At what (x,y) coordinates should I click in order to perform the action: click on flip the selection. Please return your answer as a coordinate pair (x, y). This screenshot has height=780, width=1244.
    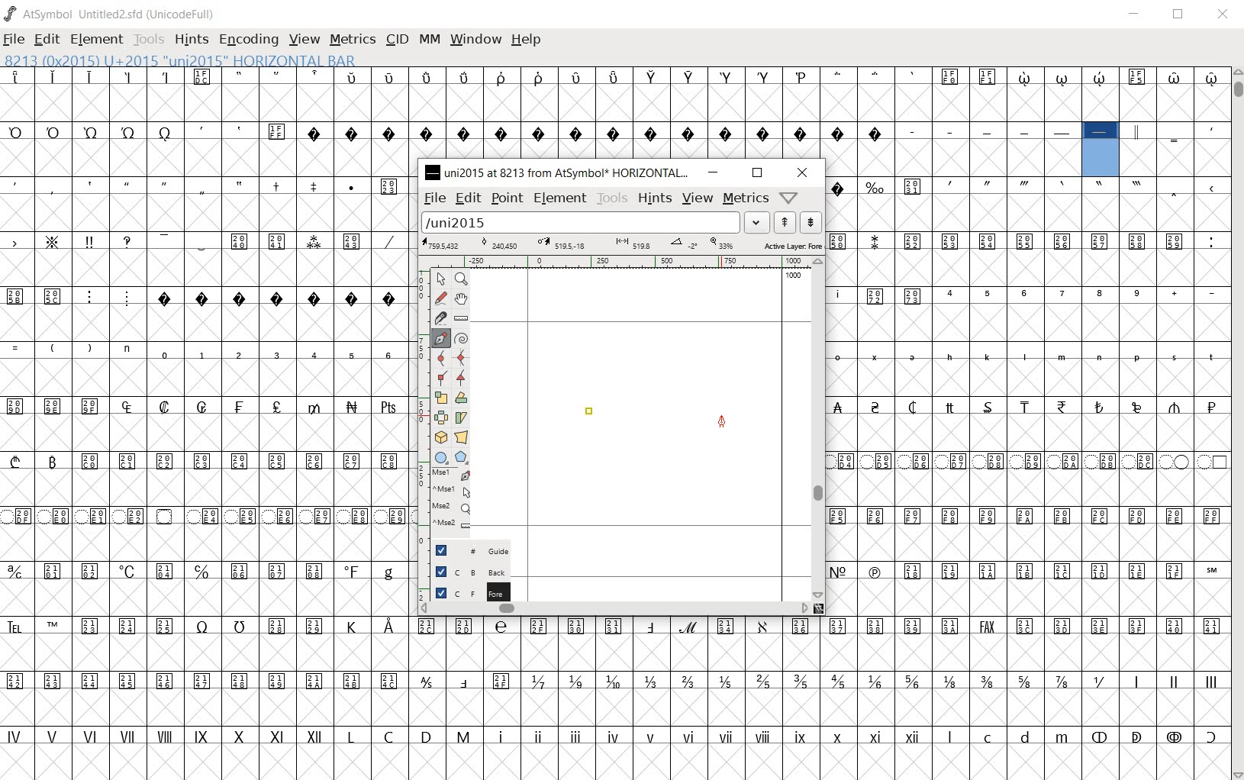
    Looking at the image, I should click on (440, 417).